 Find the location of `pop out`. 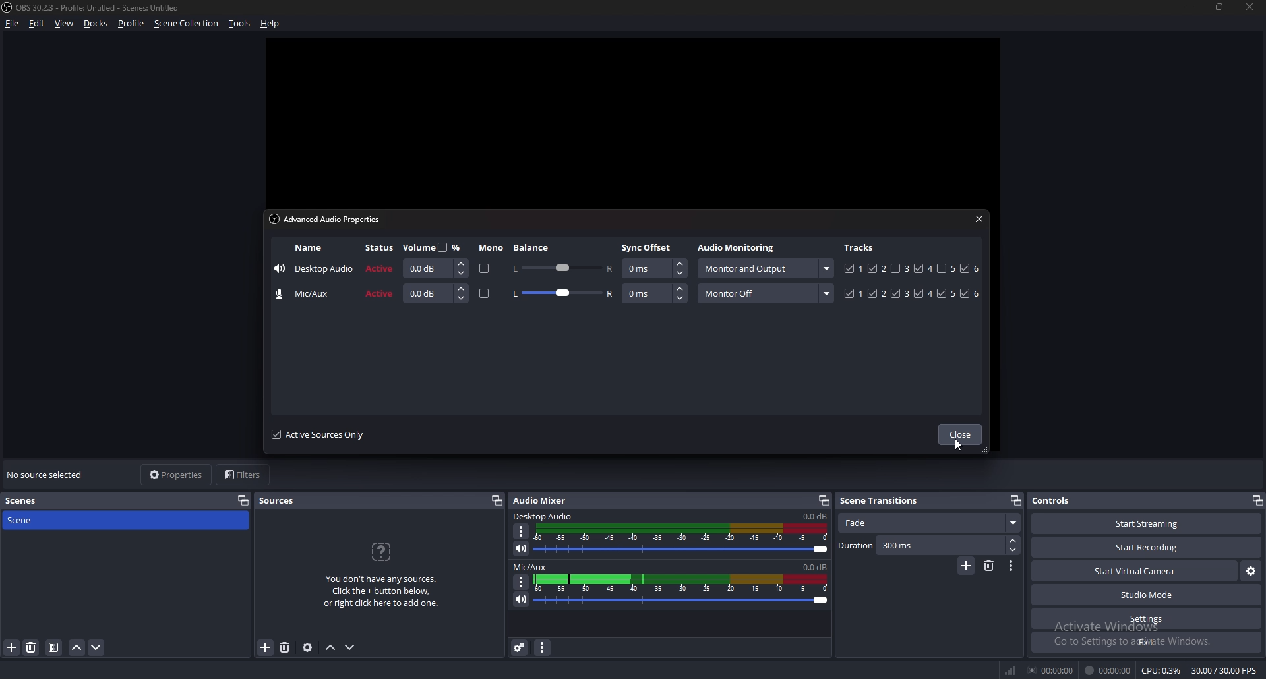

pop out is located at coordinates (497, 501).